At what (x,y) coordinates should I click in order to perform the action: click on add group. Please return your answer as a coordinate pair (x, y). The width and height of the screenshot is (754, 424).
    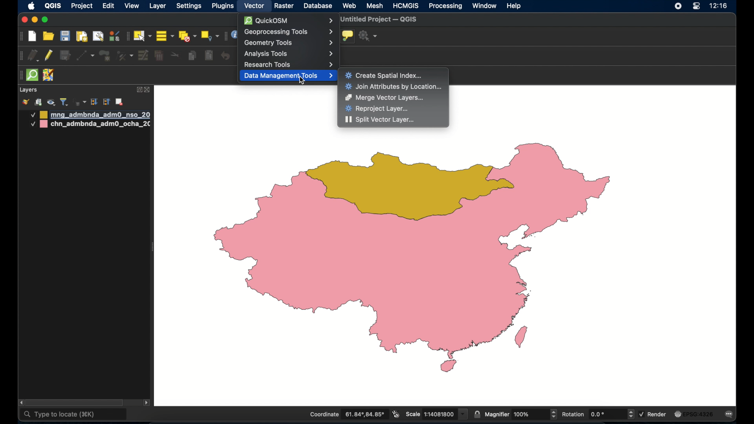
    Looking at the image, I should click on (38, 102).